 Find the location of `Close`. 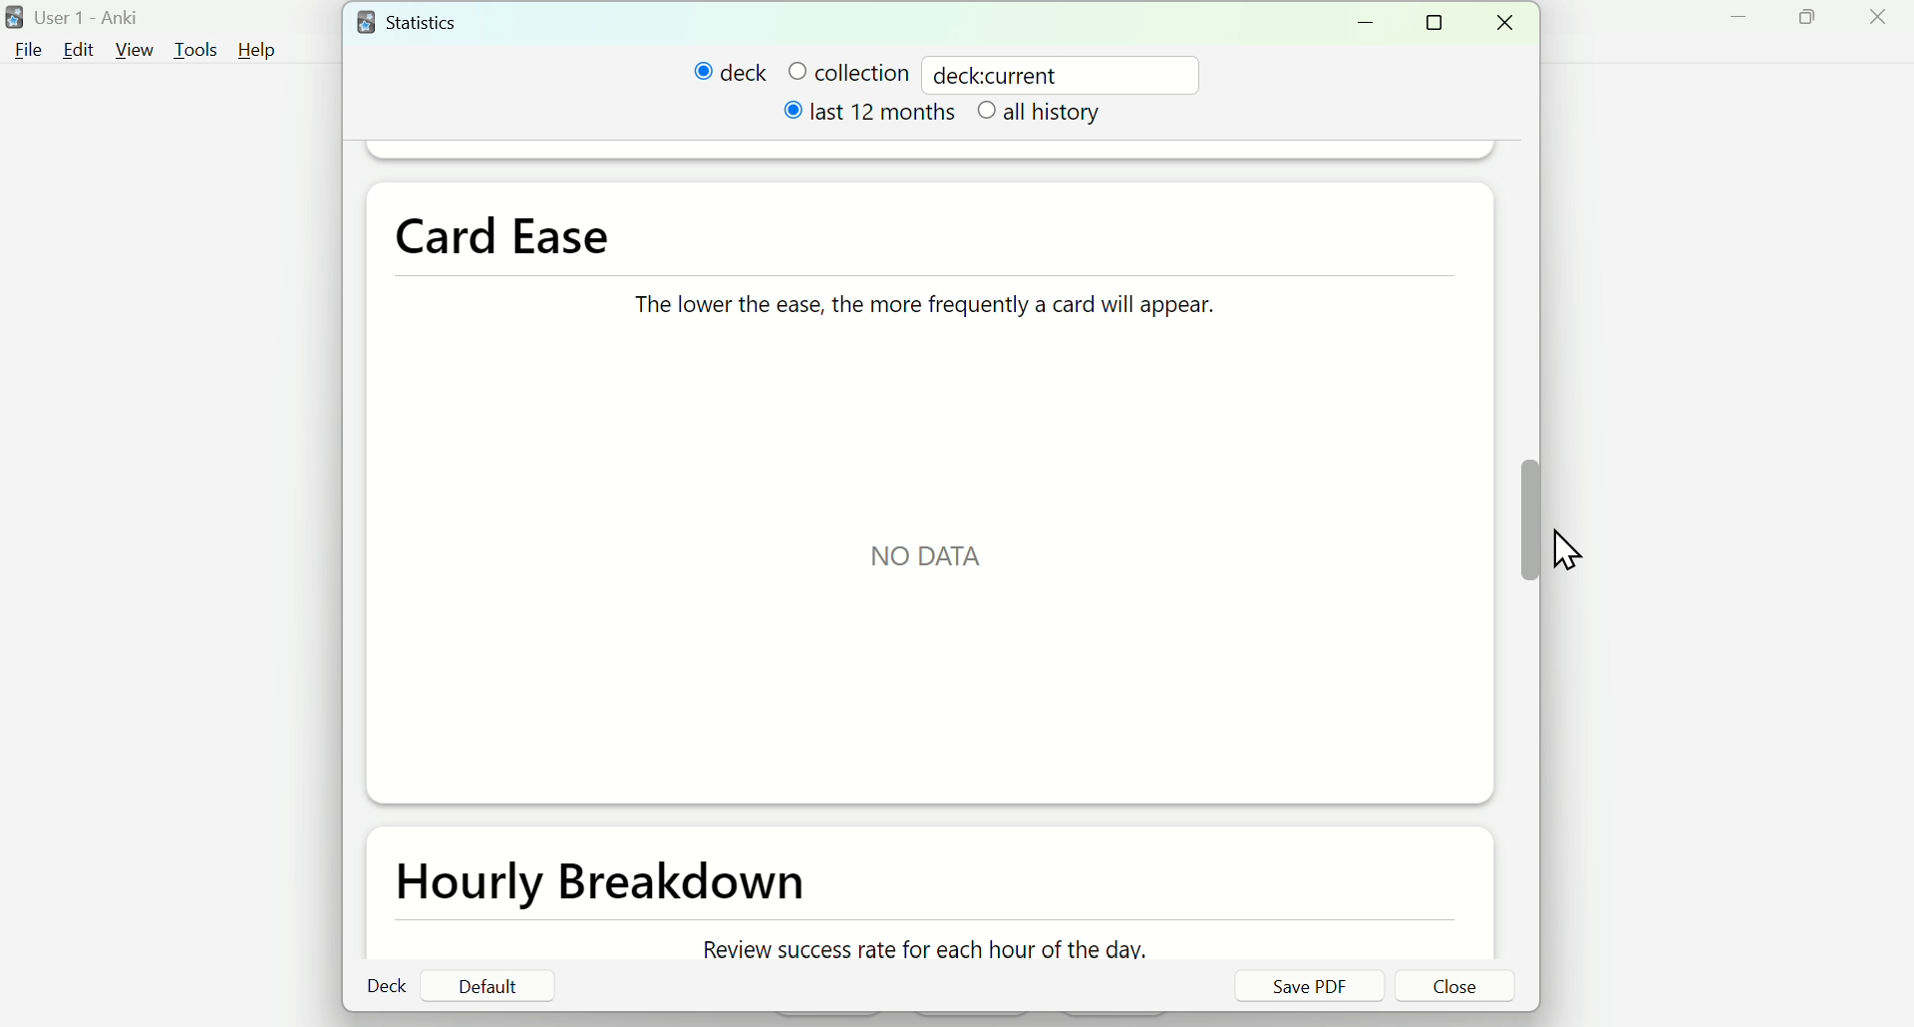

Close is located at coordinates (1511, 23).